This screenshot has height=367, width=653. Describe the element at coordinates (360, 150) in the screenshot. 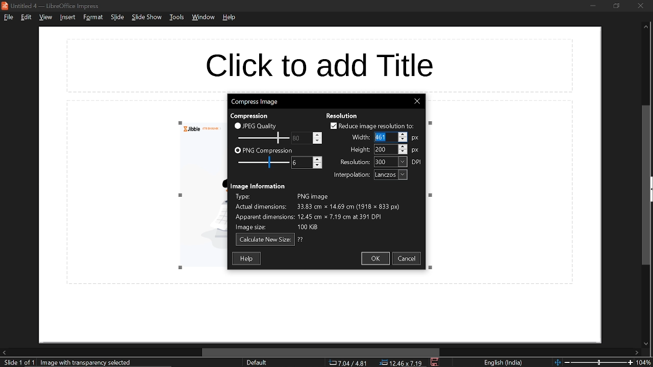

I see `text` at that location.